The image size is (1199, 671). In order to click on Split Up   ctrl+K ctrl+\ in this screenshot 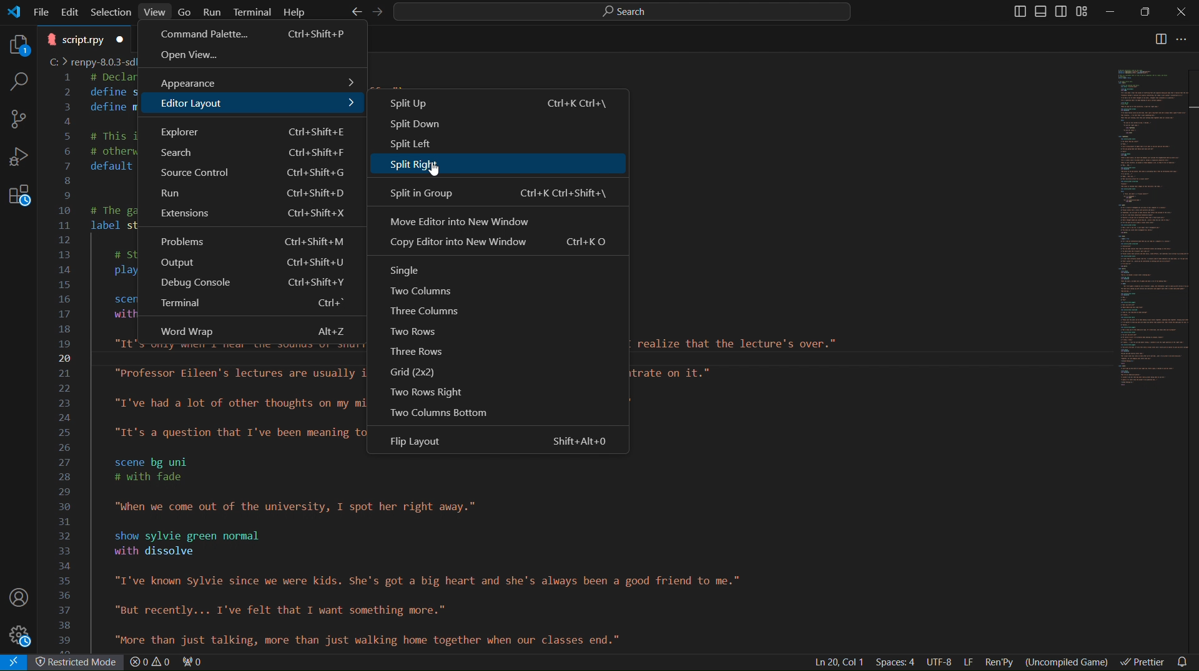, I will do `click(498, 102)`.